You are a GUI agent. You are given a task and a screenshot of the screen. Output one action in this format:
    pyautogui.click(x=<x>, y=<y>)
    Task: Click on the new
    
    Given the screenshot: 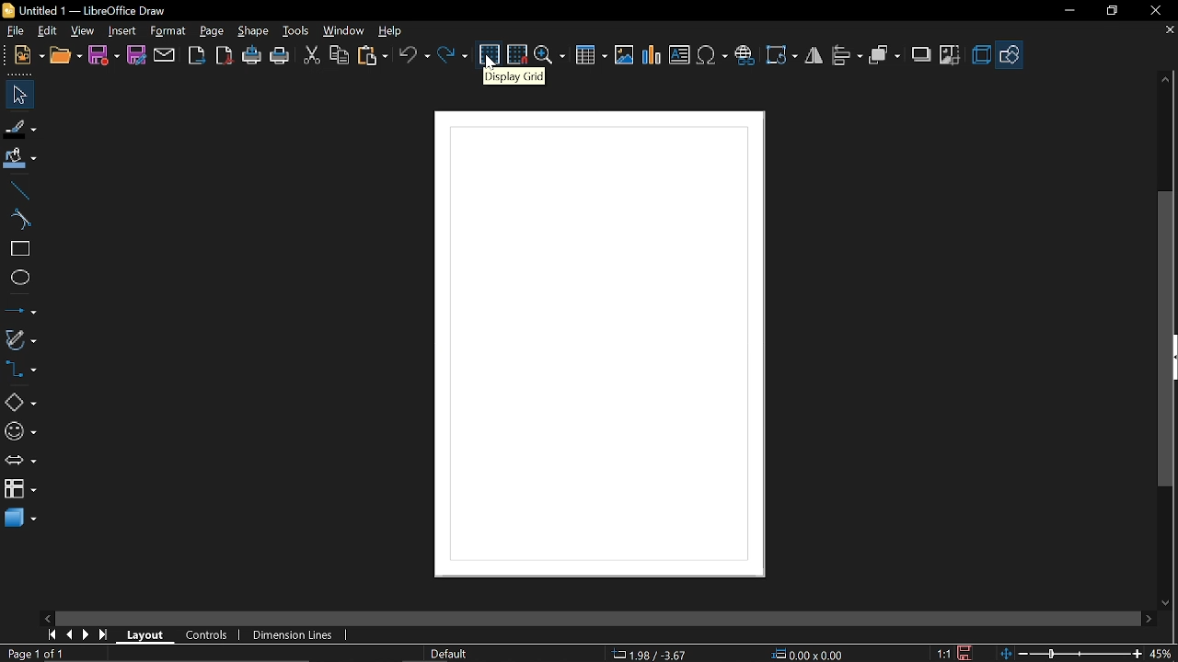 What is the action you would take?
    pyautogui.click(x=30, y=56)
    